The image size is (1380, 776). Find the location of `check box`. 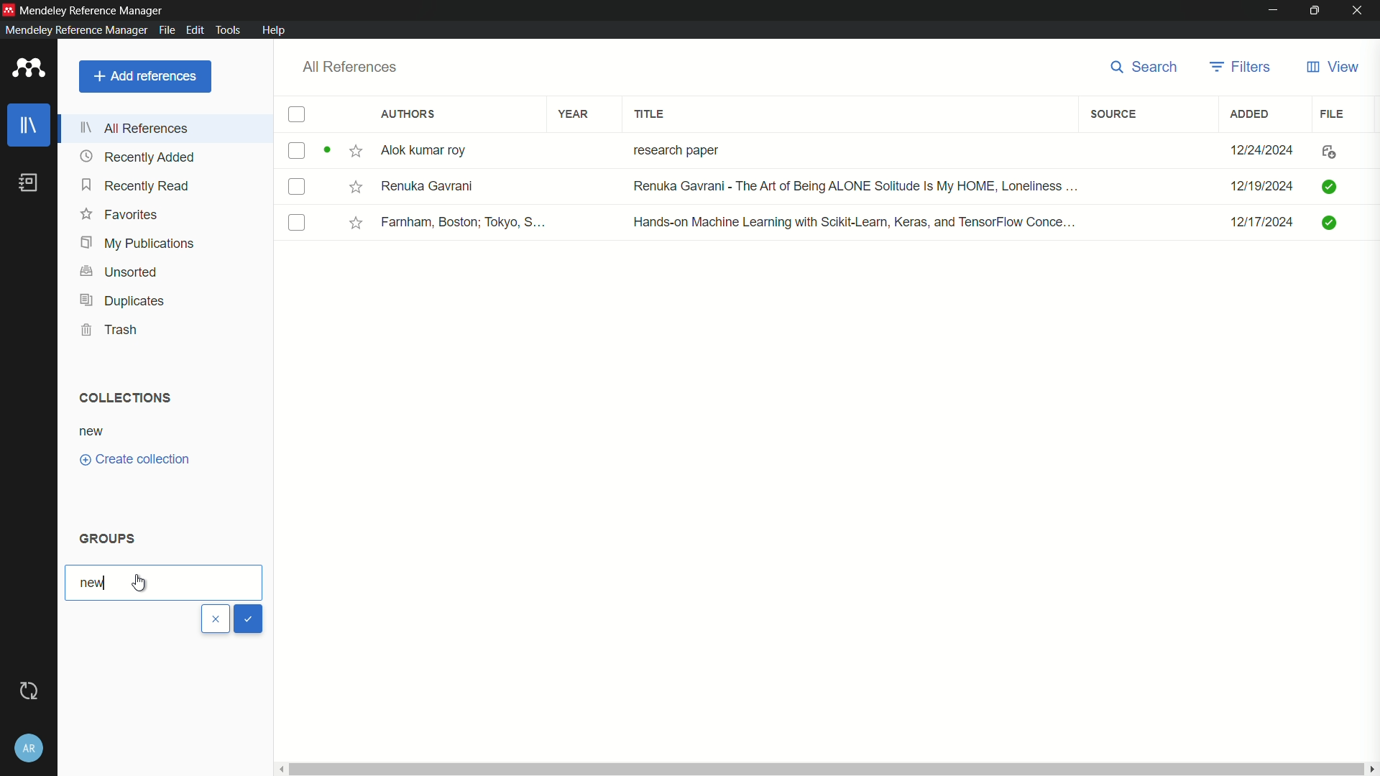

check box is located at coordinates (297, 116).